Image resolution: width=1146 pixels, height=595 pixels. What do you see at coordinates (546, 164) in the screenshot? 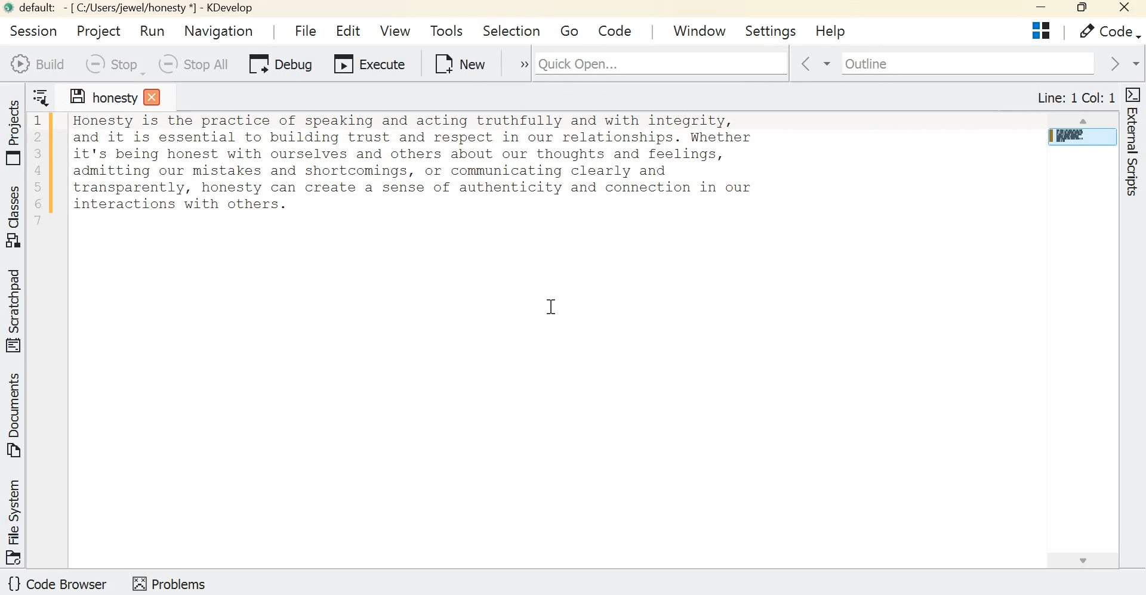
I see `Text - Honesty is the practice of speaking and acting truthfully and with integrity, and it is essential to building trust and respect in our relationships. Whether it's being honest with ourselves and others about our thoughts and feelings, adnitting our mistakes and shortcomings, or communicating clearly and transparently, honesty can create a sense of authenticity and connection in our interactions with others.` at bounding box center [546, 164].